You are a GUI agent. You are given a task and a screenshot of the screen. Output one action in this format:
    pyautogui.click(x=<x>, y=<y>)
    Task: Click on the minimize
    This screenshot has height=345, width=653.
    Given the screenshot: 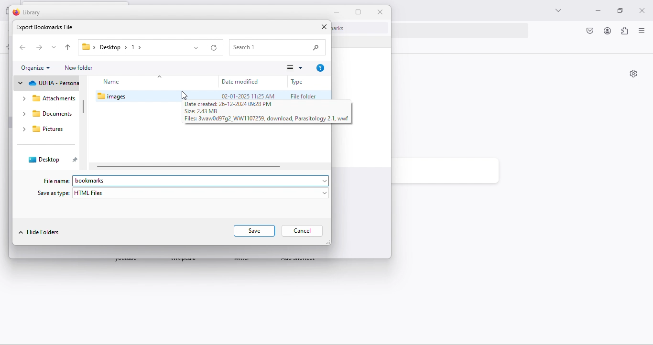 What is the action you would take?
    pyautogui.click(x=596, y=11)
    